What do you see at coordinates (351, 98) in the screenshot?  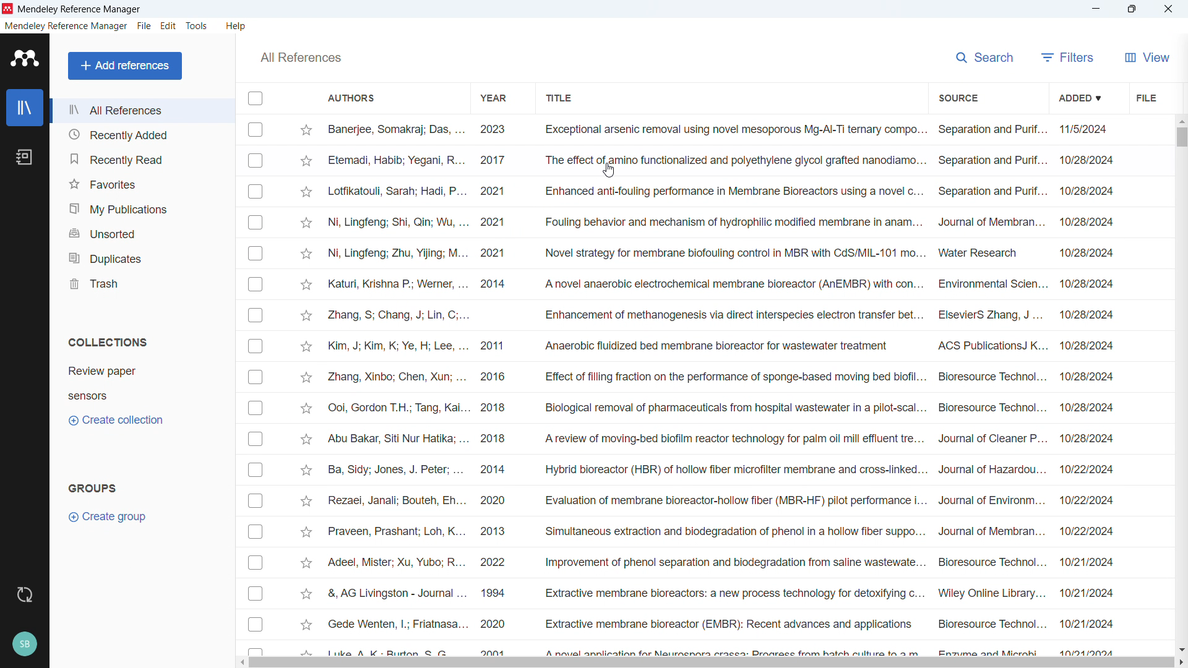 I see `Sort by authors ` at bounding box center [351, 98].